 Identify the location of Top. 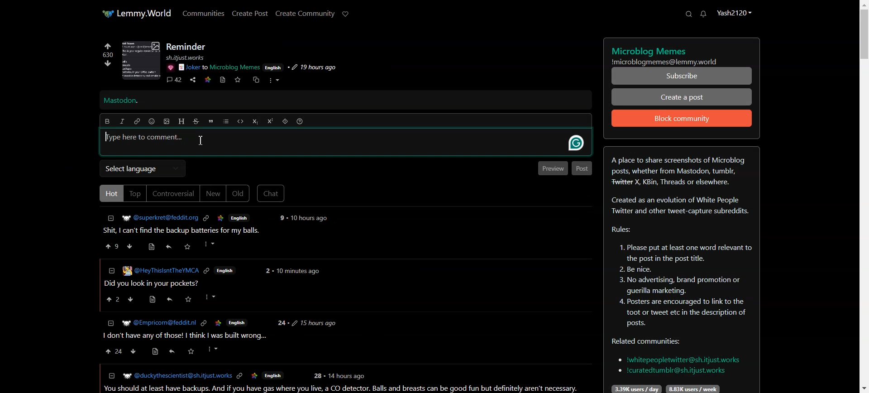
(135, 193).